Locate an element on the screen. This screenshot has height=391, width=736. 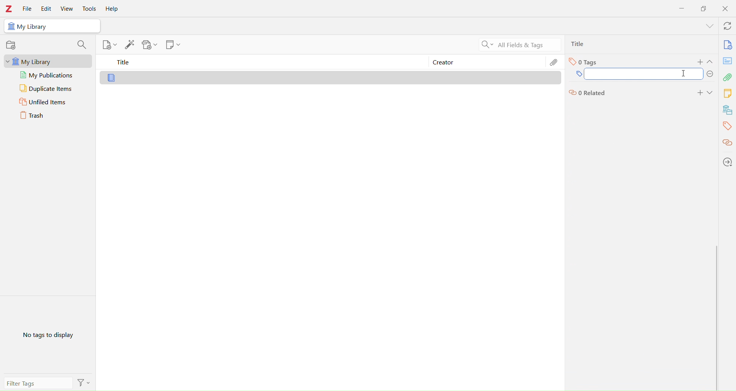
No Tags to Display is located at coordinates (51, 335).